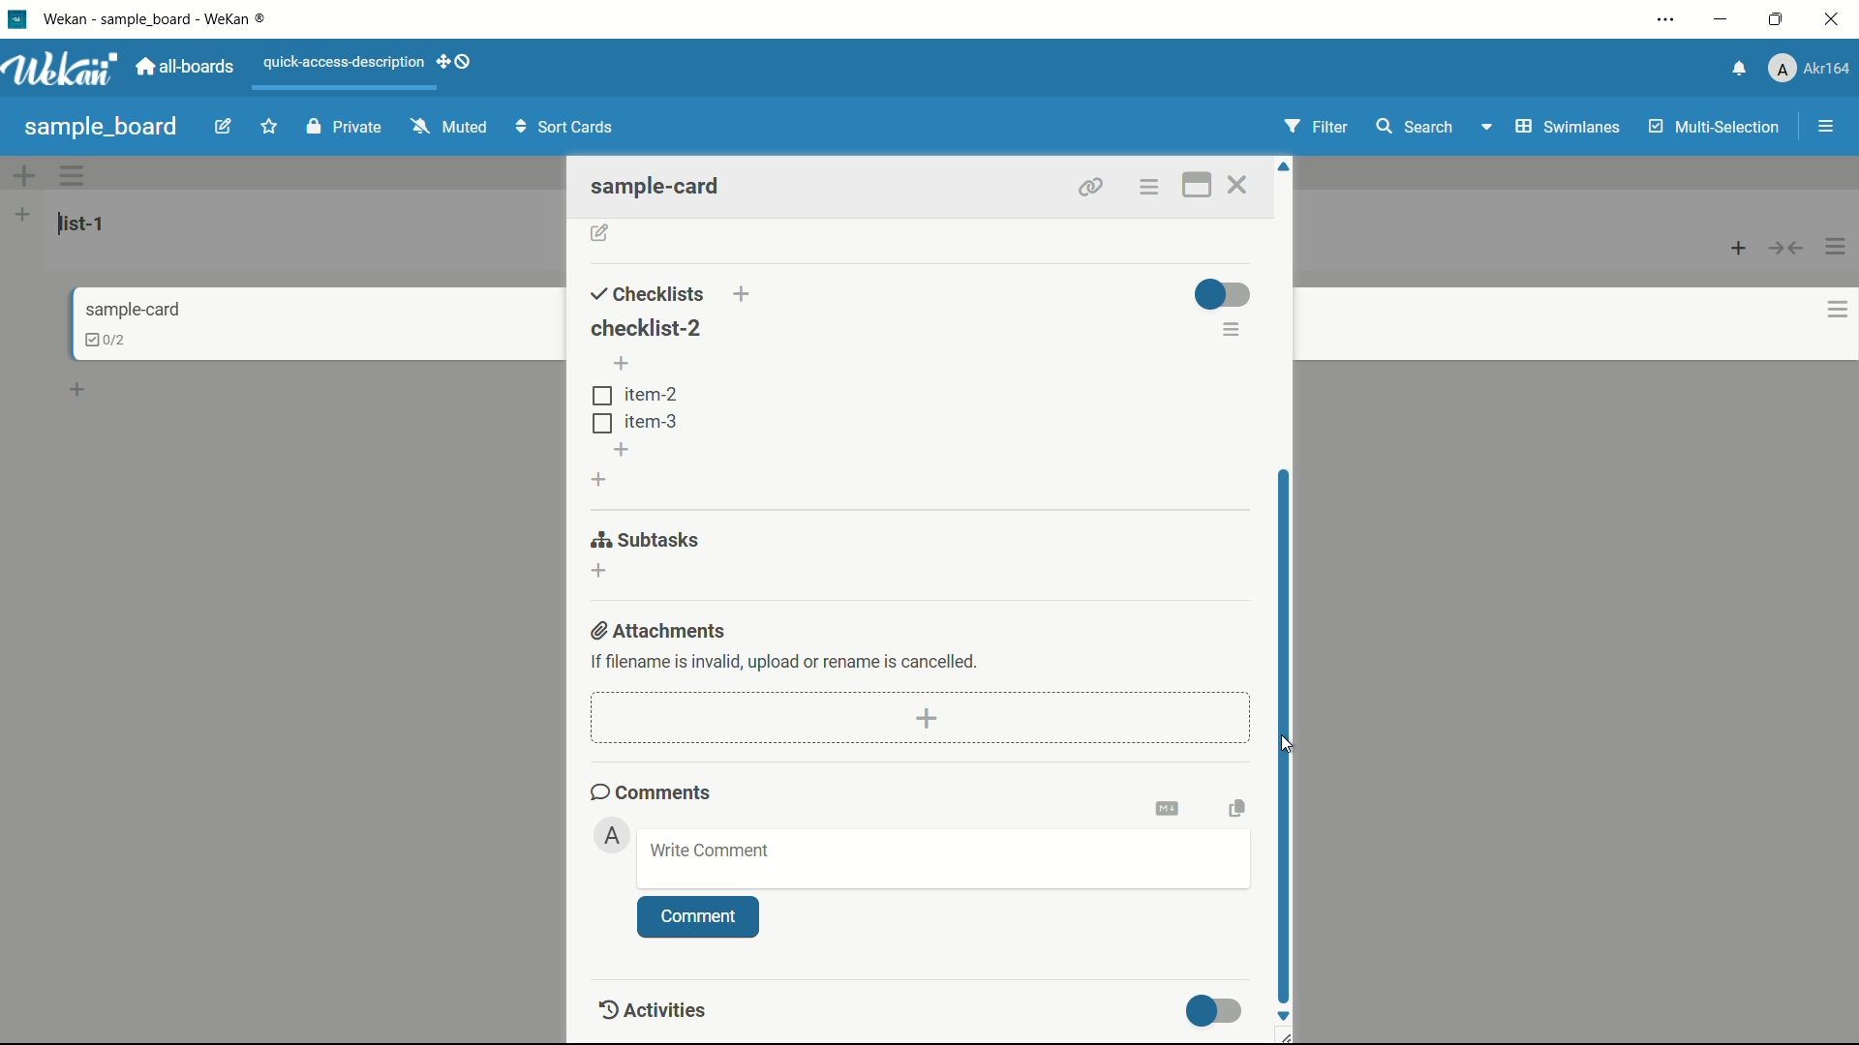 This screenshot has height=1045, width=1859. What do you see at coordinates (644, 327) in the screenshot?
I see `checklist-2` at bounding box center [644, 327].